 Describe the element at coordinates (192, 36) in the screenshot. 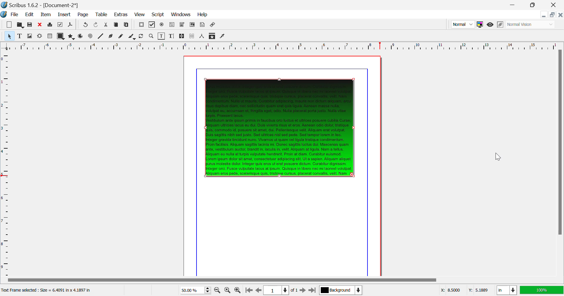

I see `Delink Frames` at that location.